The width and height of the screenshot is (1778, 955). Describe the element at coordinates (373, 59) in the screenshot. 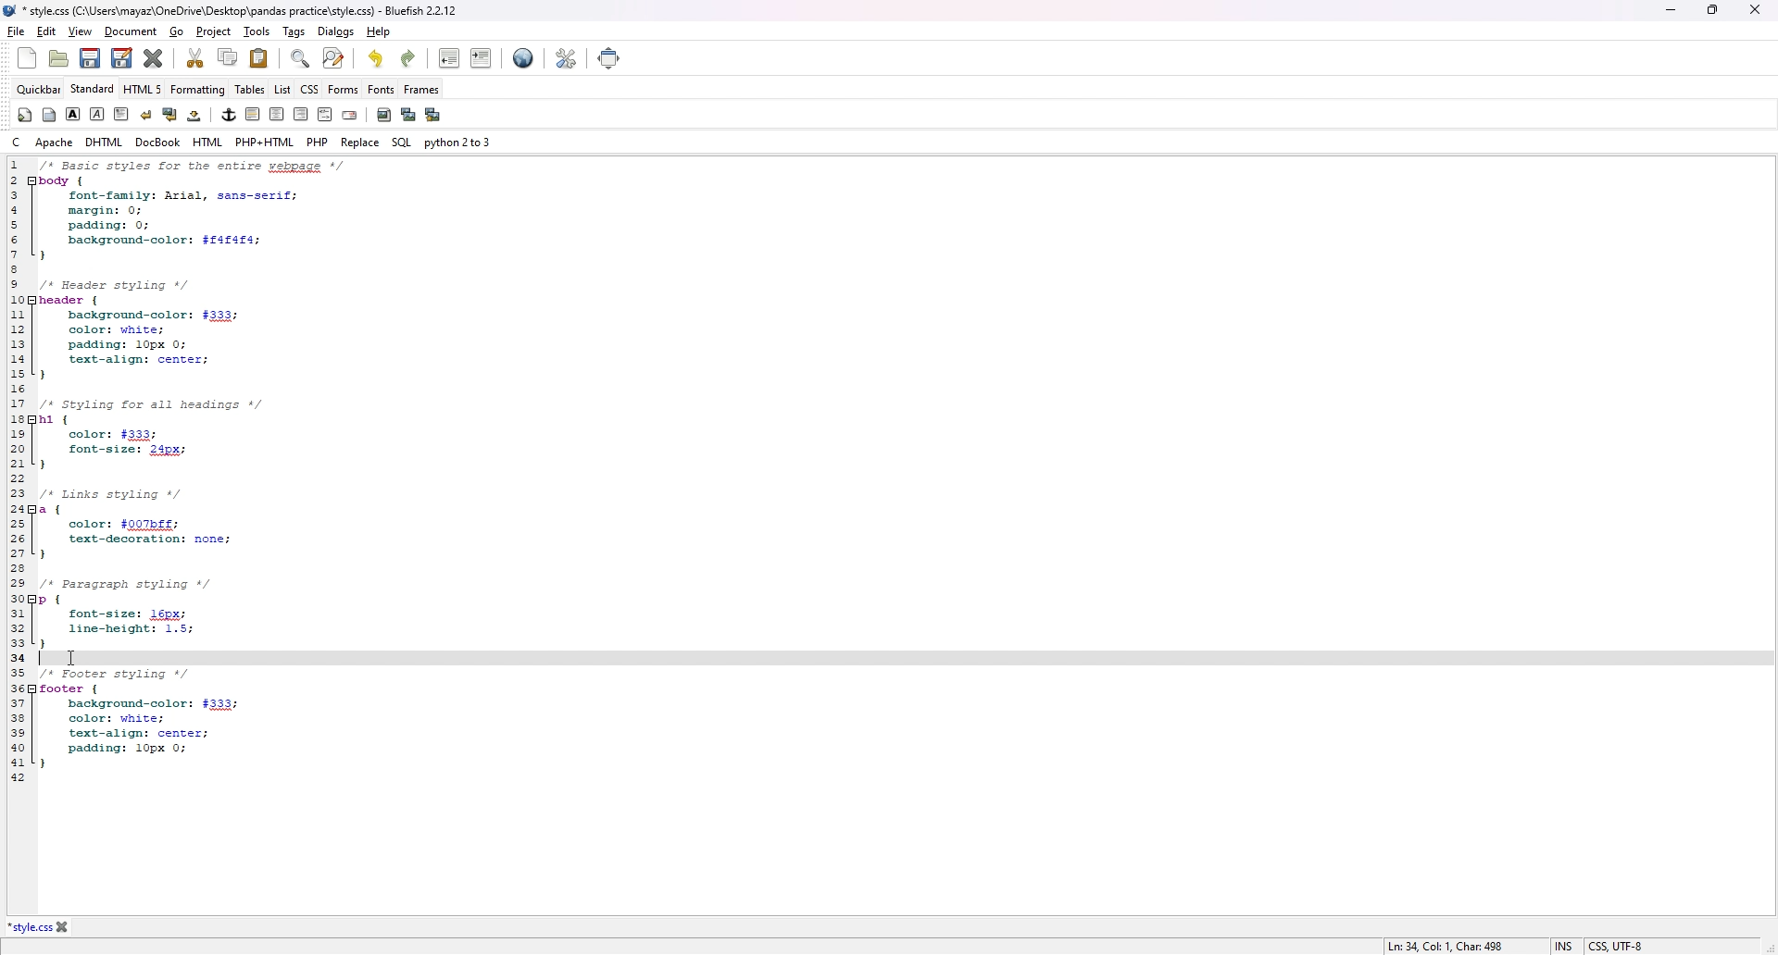

I see `undo` at that location.